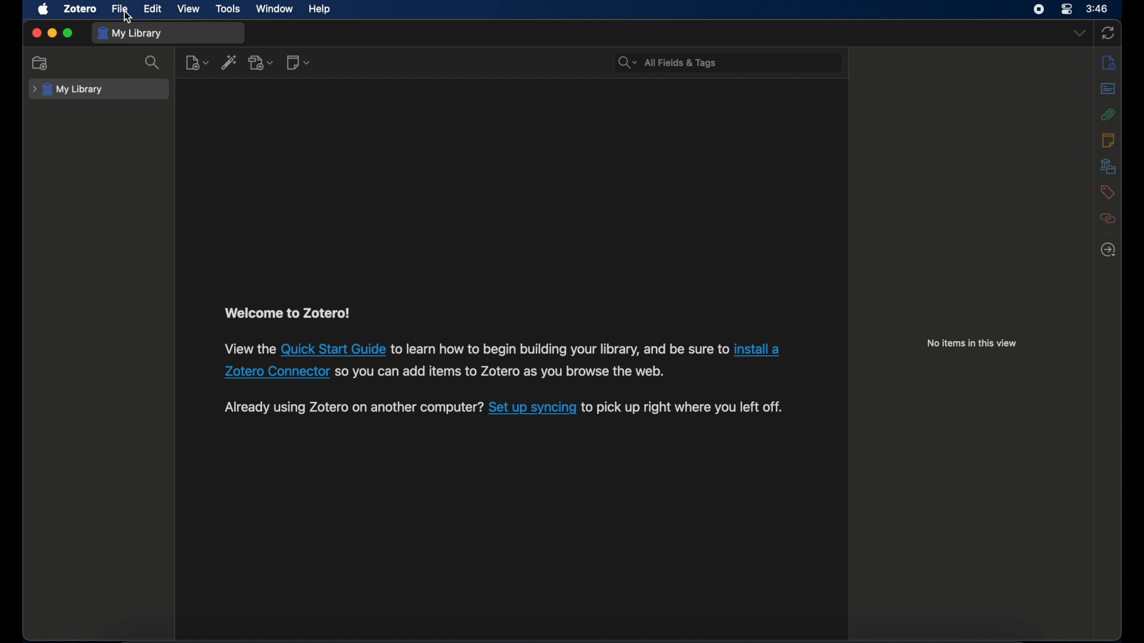  I want to click on notes, so click(1108, 139).